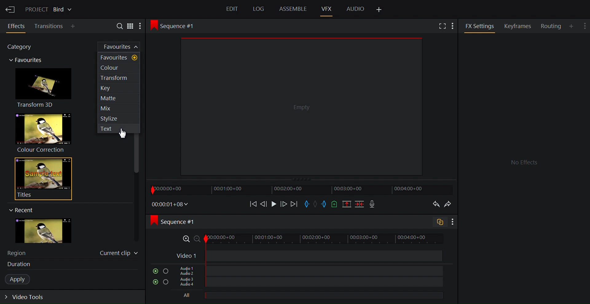 The image size is (590, 304). I want to click on VFX, so click(327, 9).